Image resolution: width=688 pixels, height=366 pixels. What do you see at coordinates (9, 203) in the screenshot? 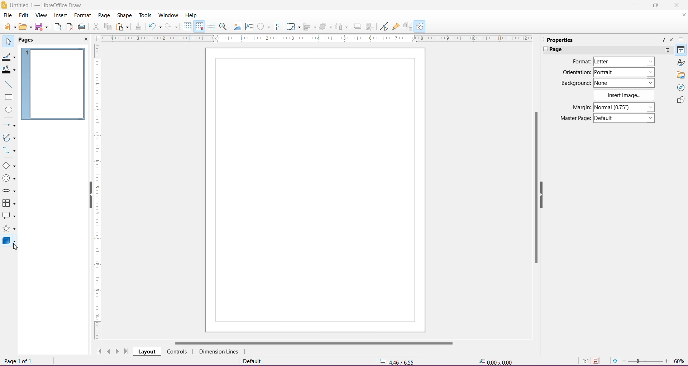
I see `Flowcharts` at bounding box center [9, 203].